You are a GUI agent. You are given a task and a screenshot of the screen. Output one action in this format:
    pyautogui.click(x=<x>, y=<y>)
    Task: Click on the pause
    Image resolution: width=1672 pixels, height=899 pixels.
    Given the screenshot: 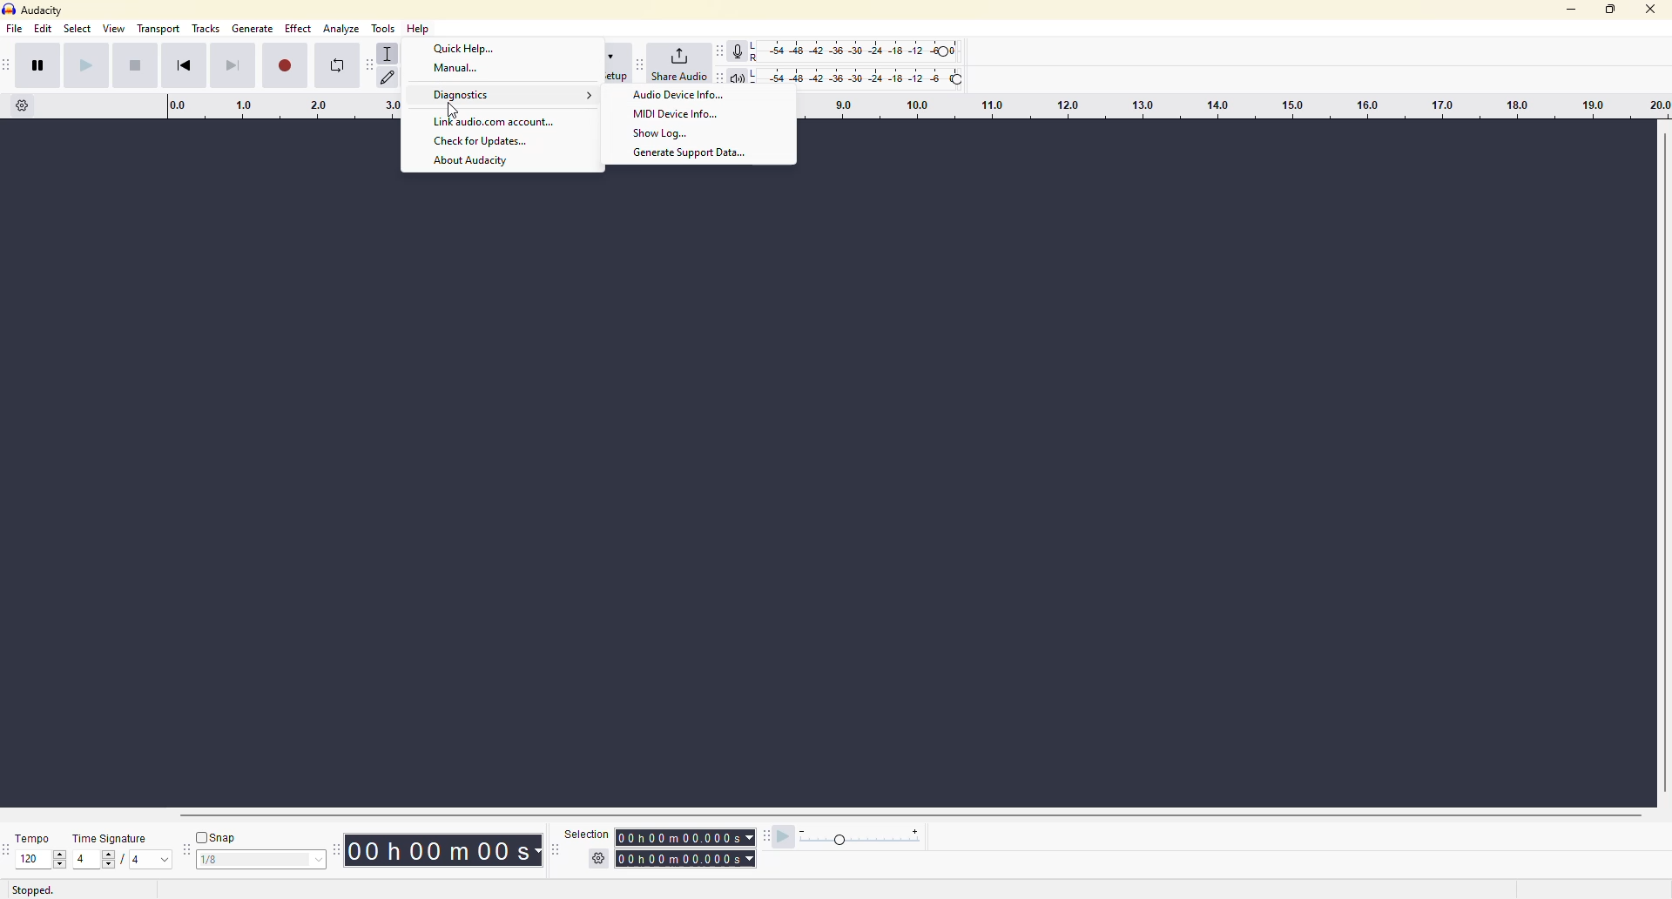 What is the action you would take?
    pyautogui.click(x=40, y=67)
    